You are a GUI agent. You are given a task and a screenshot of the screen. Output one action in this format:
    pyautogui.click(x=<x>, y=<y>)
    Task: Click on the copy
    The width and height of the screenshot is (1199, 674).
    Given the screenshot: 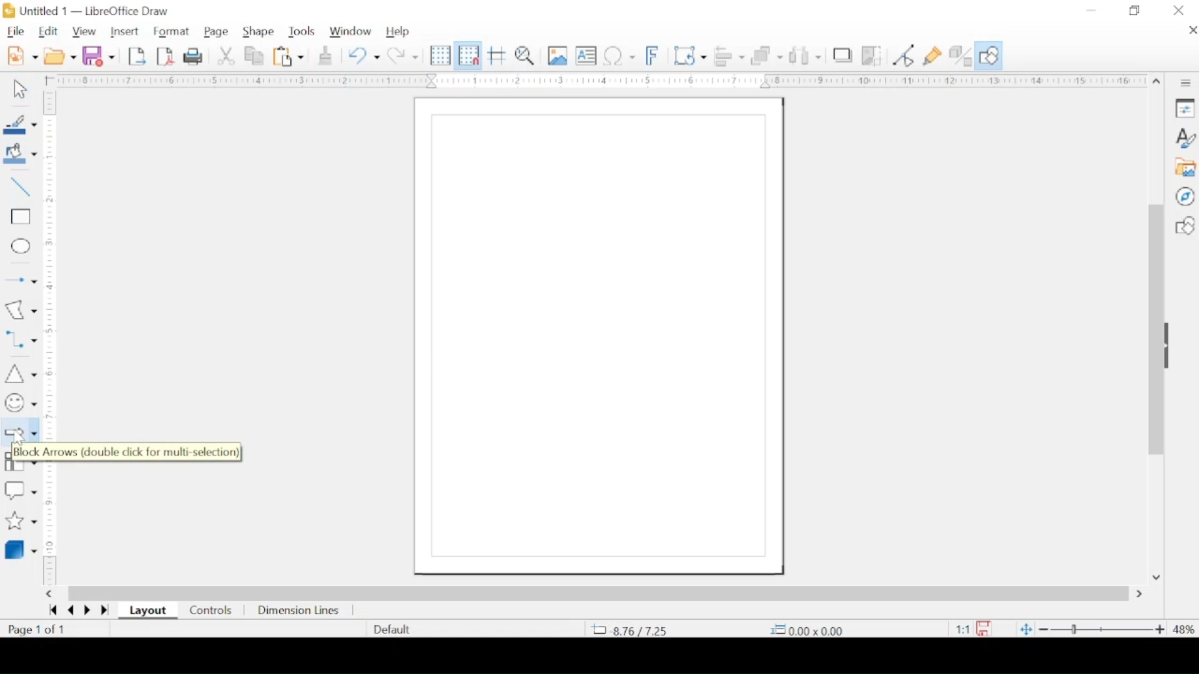 What is the action you would take?
    pyautogui.click(x=255, y=56)
    